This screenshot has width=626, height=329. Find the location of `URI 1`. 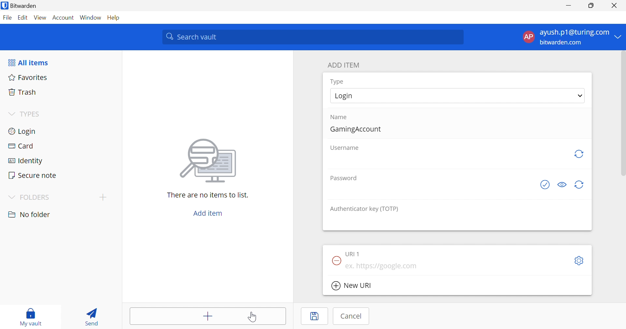

URI 1 is located at coordinates (355, 254).